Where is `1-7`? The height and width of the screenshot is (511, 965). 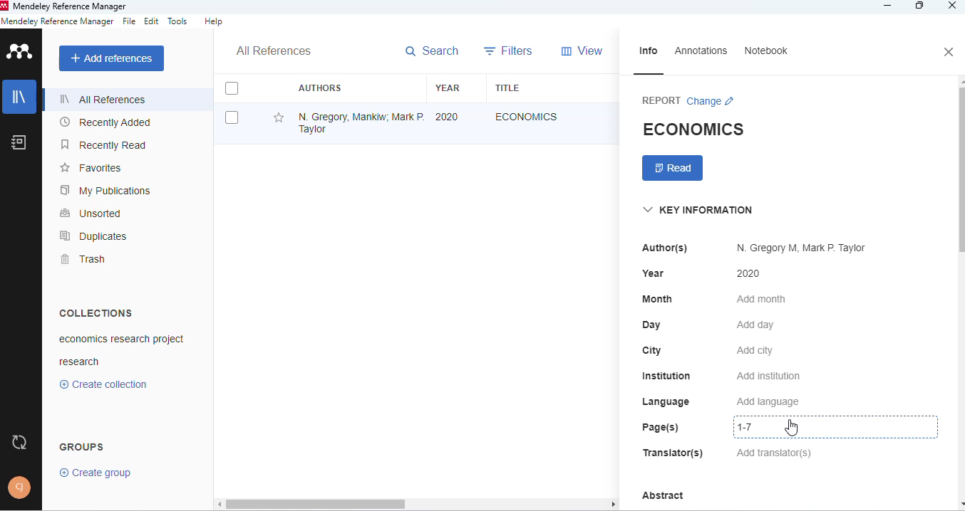 1-7 is located at coordinates (757, 427).